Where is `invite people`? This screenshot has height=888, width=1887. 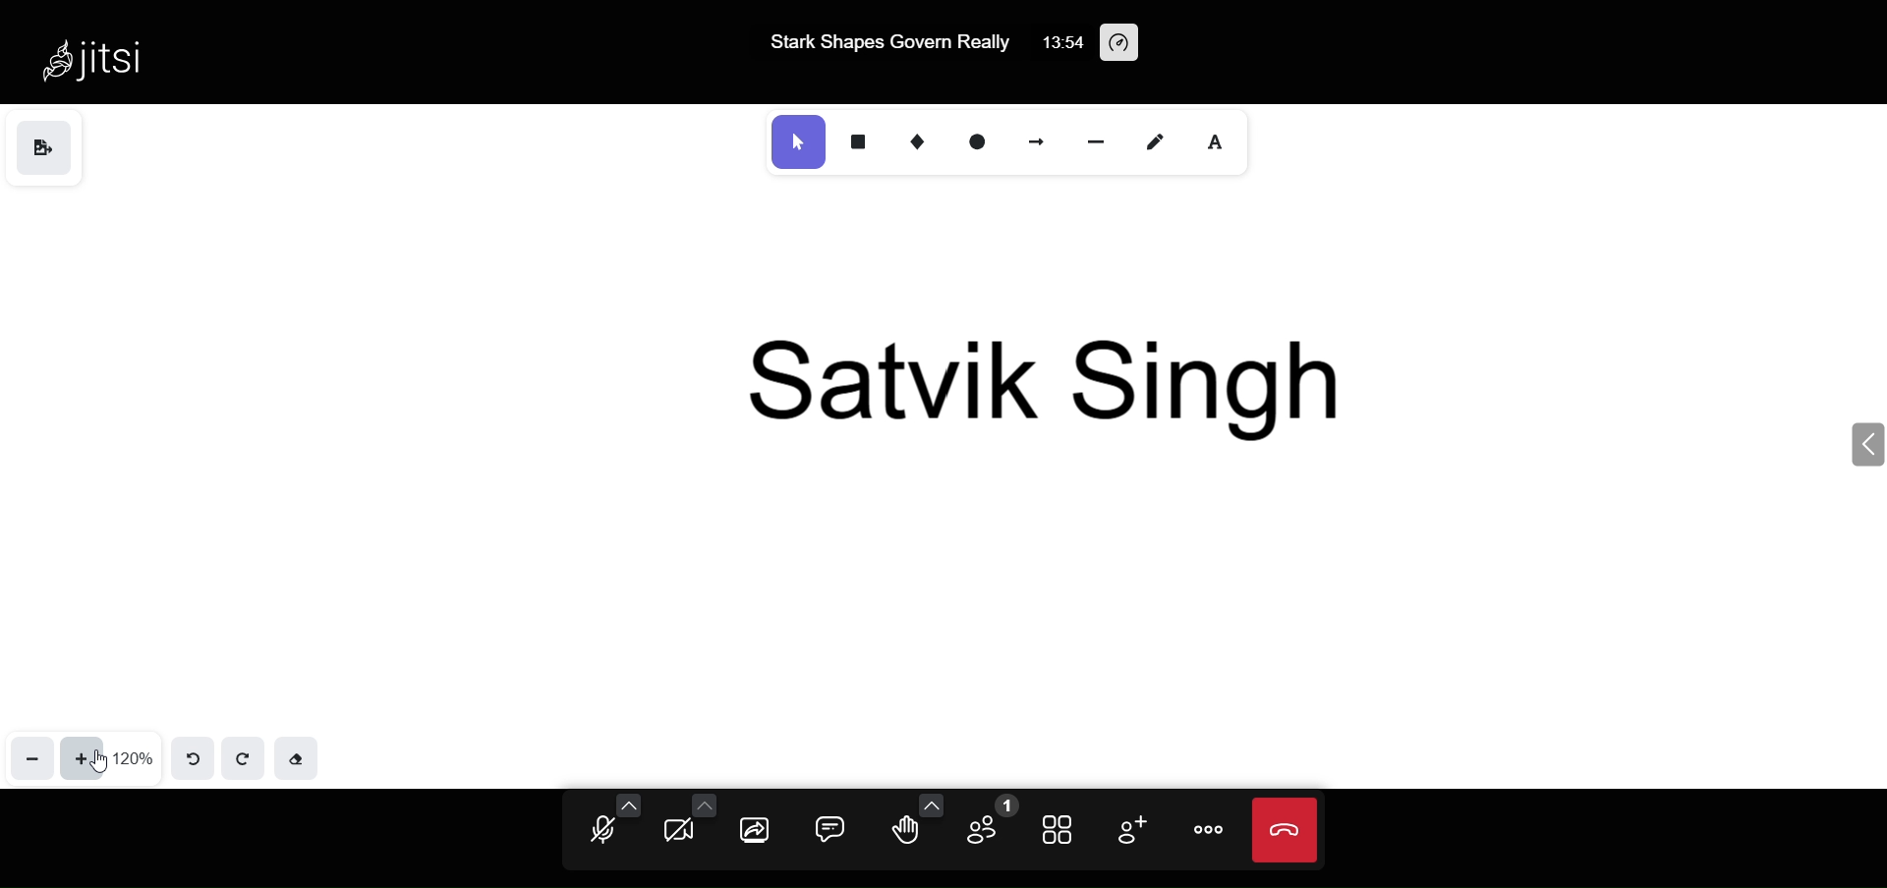 invite people is located at coordinates (1132, 828).